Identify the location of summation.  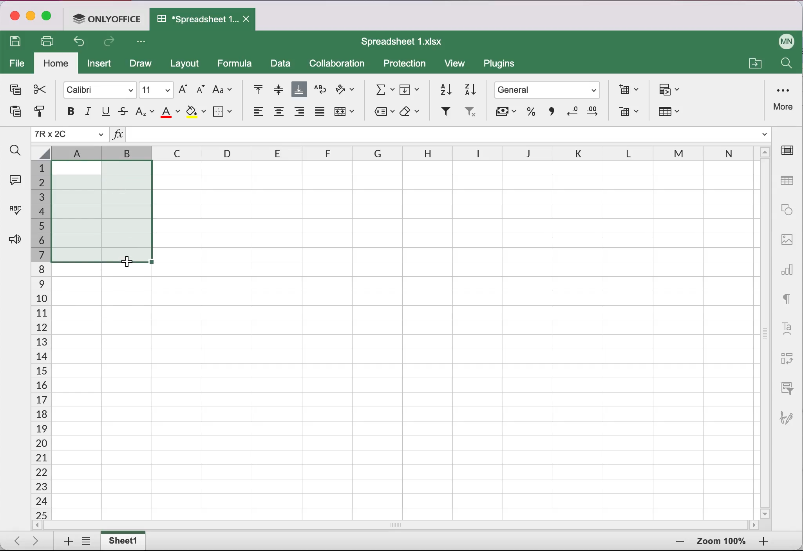
(382, 88).